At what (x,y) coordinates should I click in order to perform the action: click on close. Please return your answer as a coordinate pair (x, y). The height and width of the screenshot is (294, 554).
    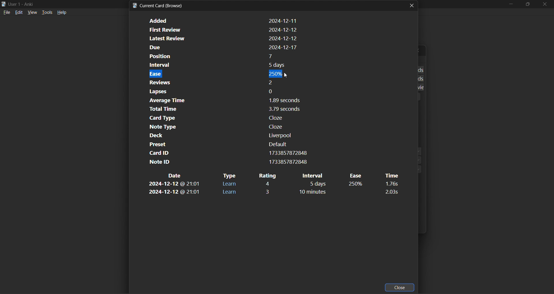
    Looking at the image, I should click on (400, 287).